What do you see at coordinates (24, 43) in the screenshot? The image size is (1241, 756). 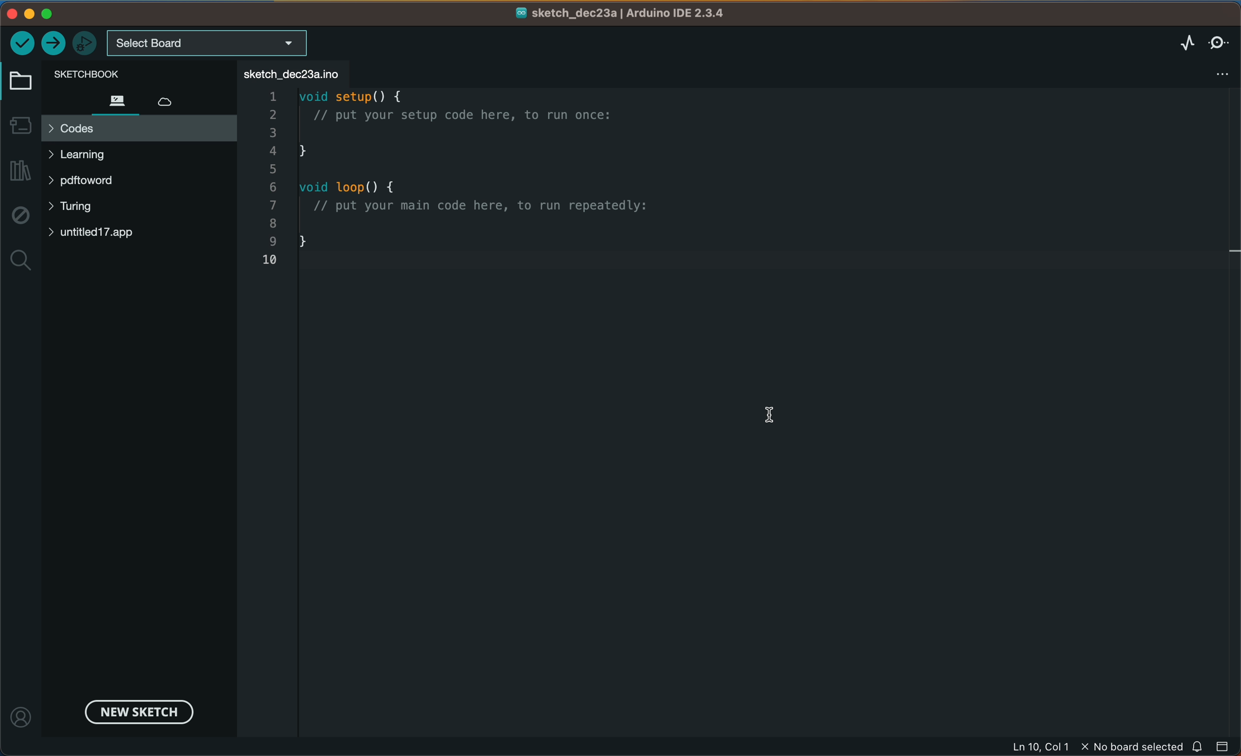 I see `verify` at bounding box center [24, 43].